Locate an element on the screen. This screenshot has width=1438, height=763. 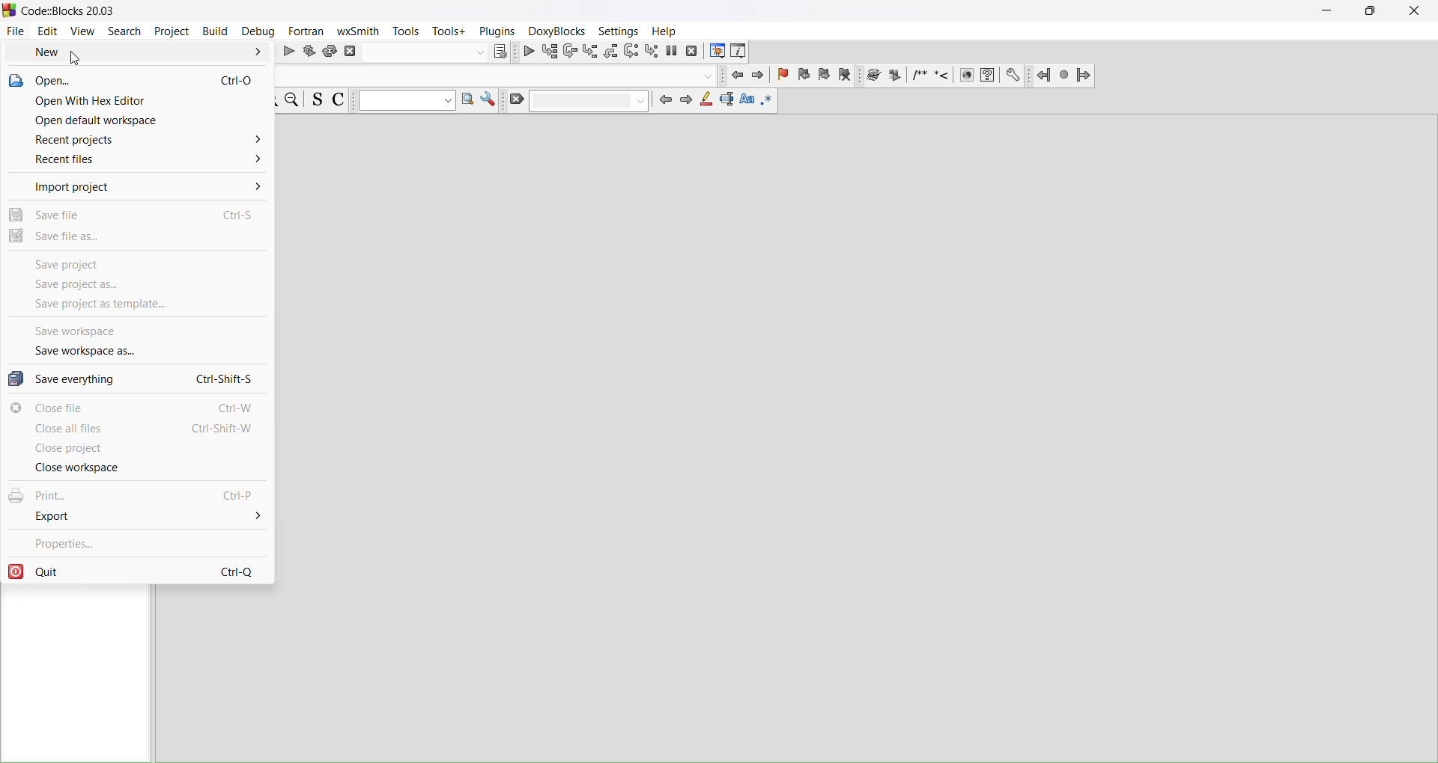
import project is located at coordinates (137, 187).